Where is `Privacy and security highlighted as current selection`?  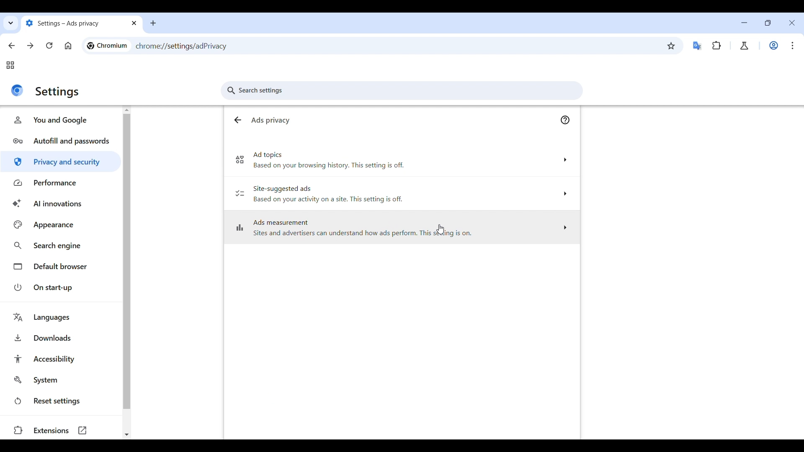
Privacy and security highlighted as current selection is located at coordinates (61, 162).